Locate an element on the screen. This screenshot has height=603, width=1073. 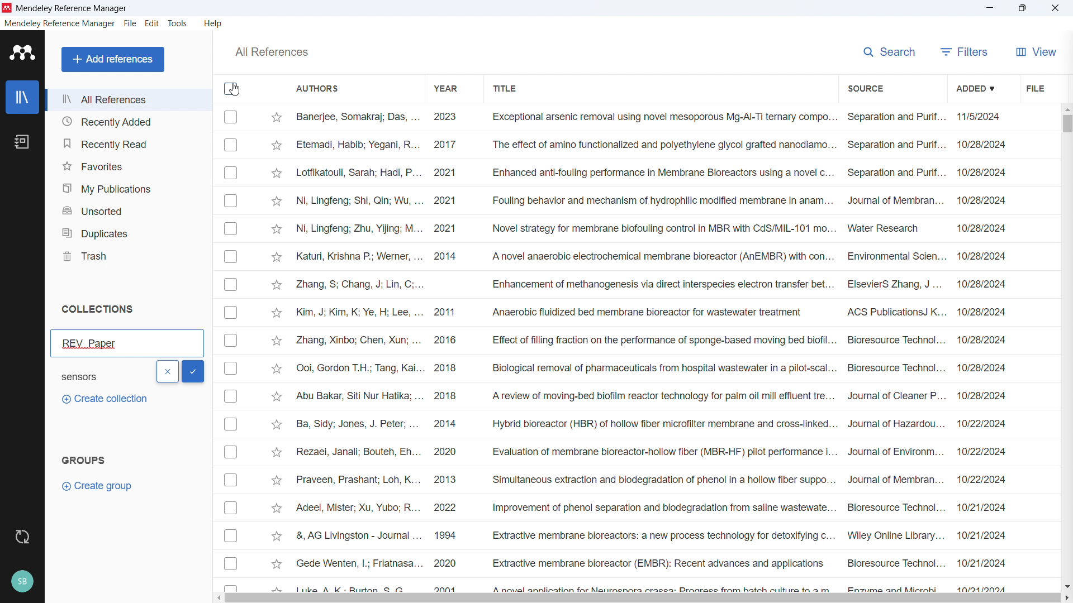
Mendeley reference manager  is located at coordinates (60, 23).